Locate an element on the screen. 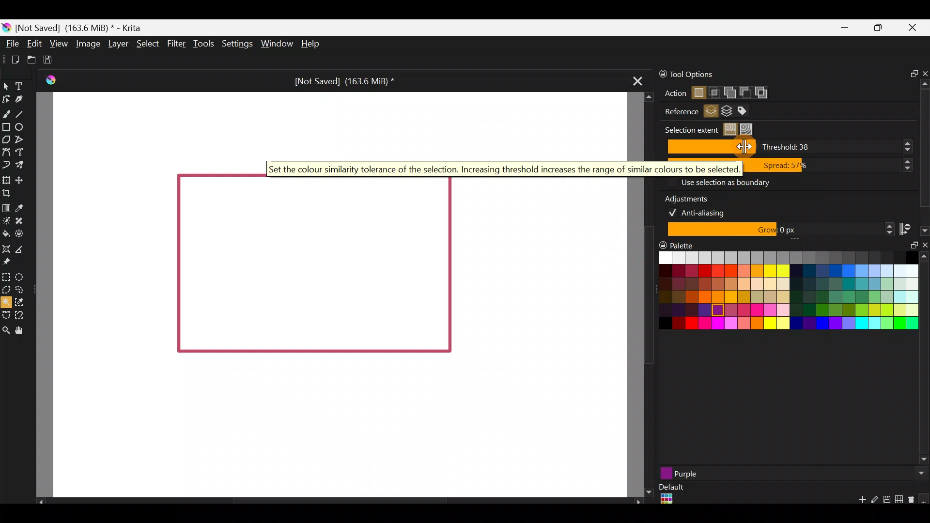 The width and height of the screenshot is (930, 523). Close tab is located at coordinates (638, 84).